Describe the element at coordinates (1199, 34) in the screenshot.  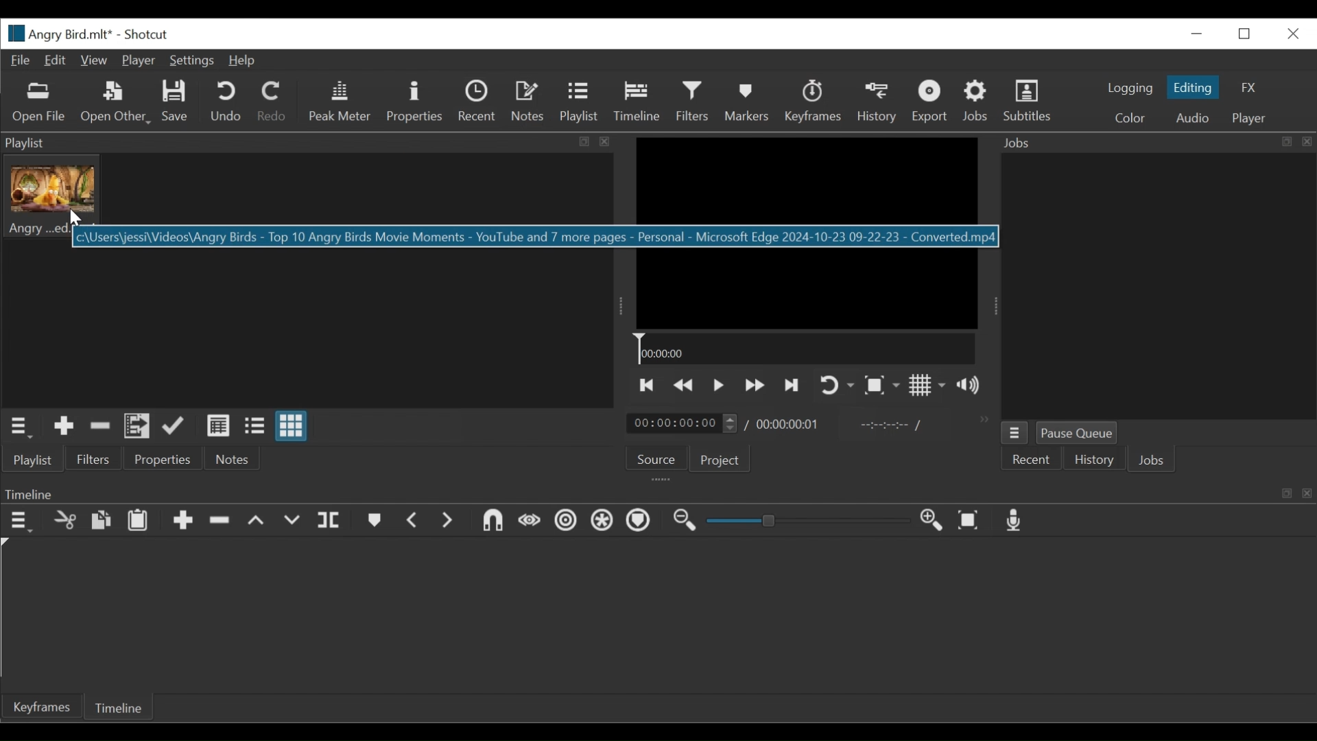
I see `Minimize` at that location.